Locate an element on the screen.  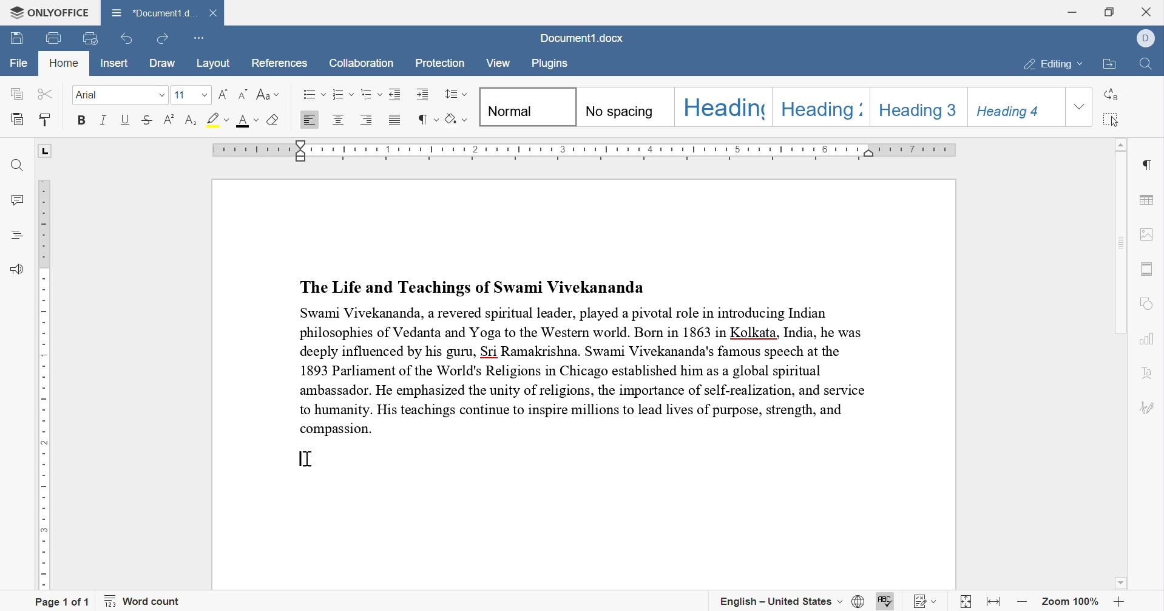
heading  is located at coordinates (828, 108).